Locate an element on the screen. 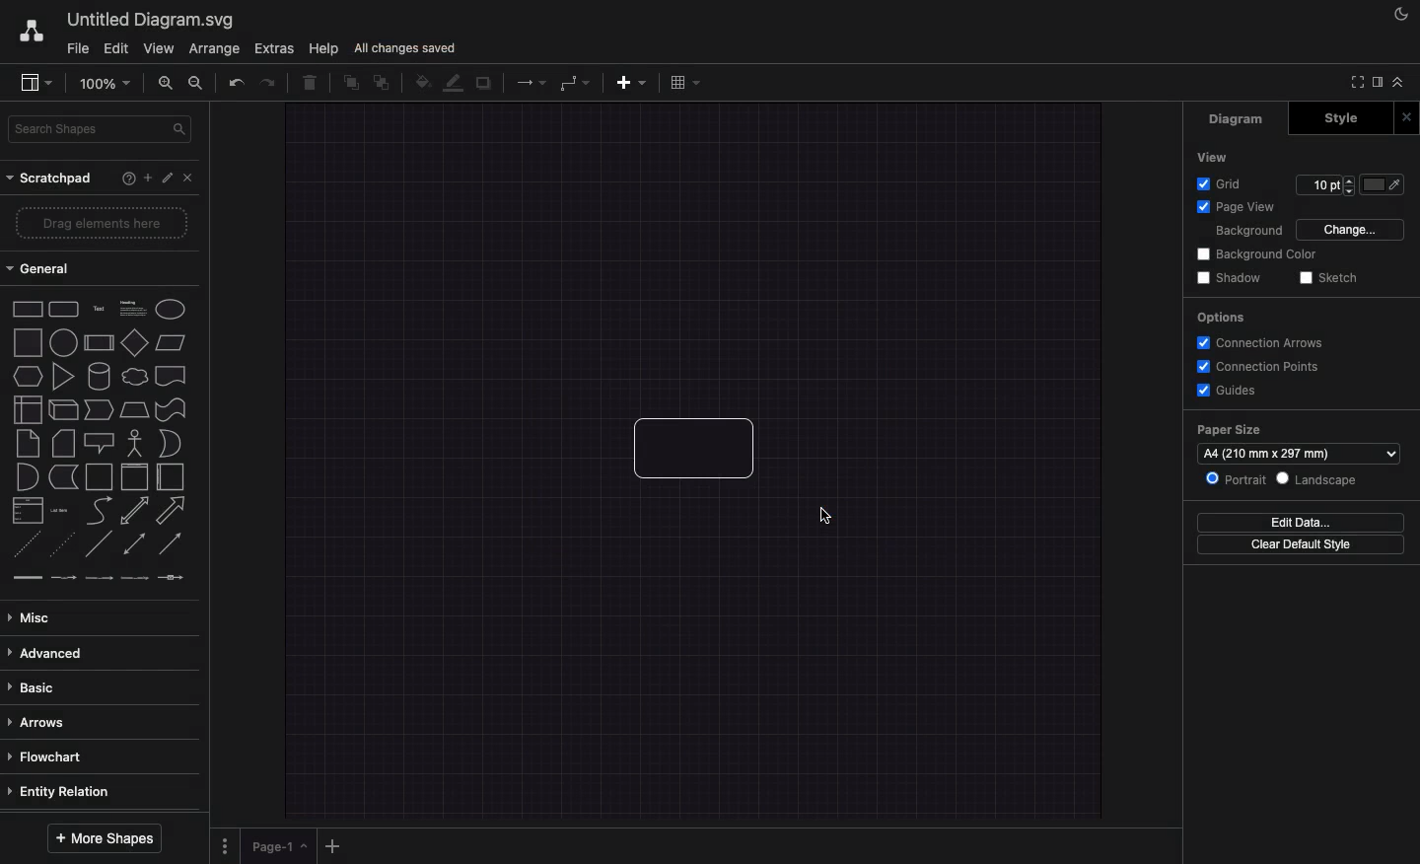 This screenshot has height=864, width=1420. Waypoints is located at coordinates (575, 84).